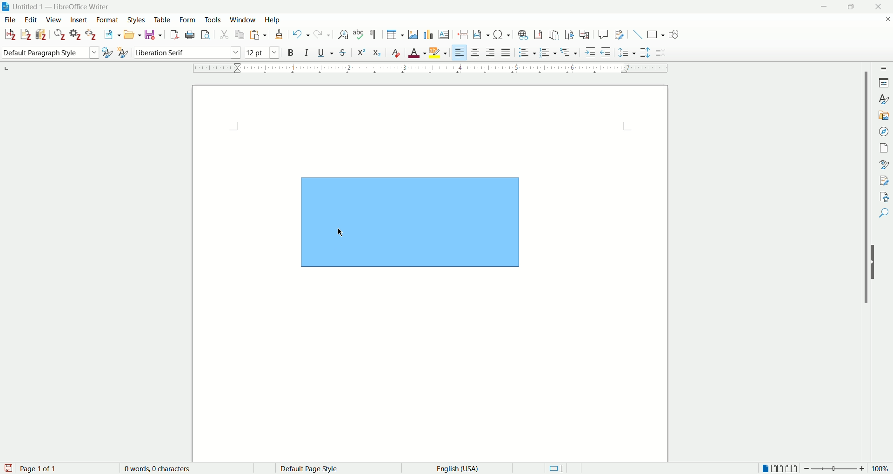 The image size is (893, 474). Describe the element at coordinates (6, 6) in the screenshot. I see `application icon` at that location.